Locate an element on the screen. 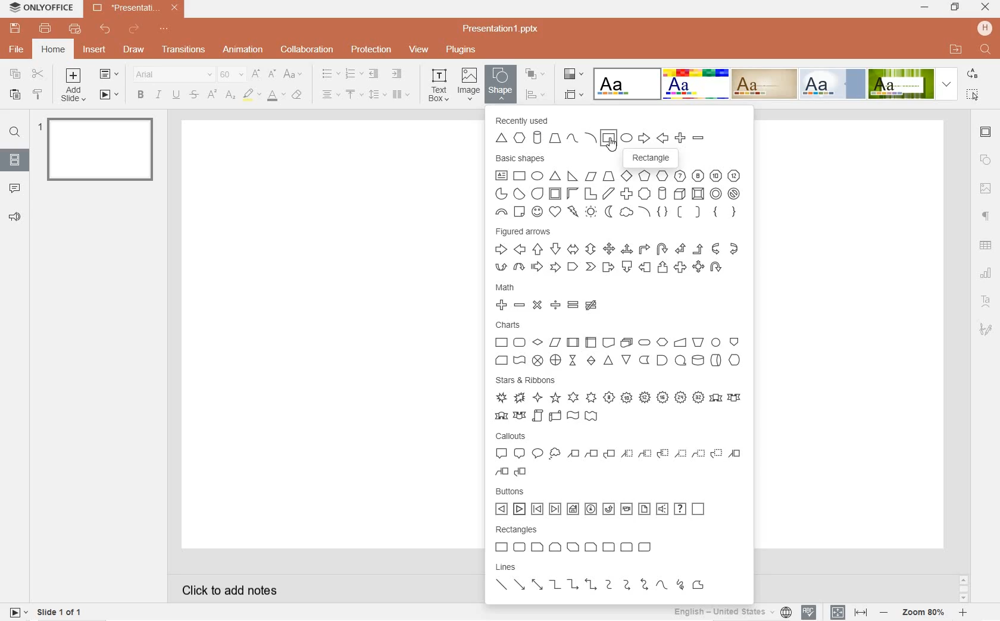 The height and width of the screenshot is (621, 1000). End button is located at coordinates (554, 508).